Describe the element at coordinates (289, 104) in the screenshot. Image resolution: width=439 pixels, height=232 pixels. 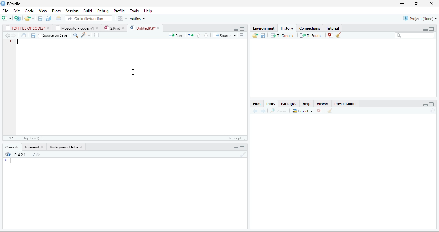
I see `Packages` at that location.